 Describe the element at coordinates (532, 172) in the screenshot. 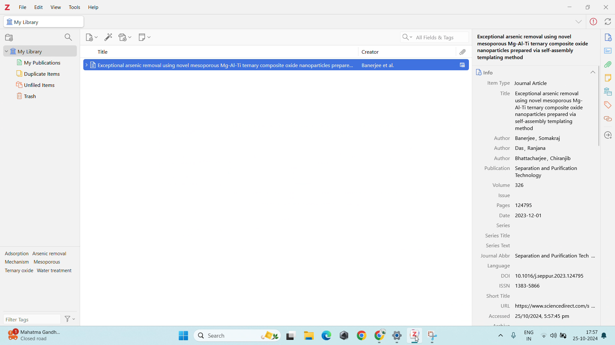

I see `Publication Separation and Purification Technology` at that location.